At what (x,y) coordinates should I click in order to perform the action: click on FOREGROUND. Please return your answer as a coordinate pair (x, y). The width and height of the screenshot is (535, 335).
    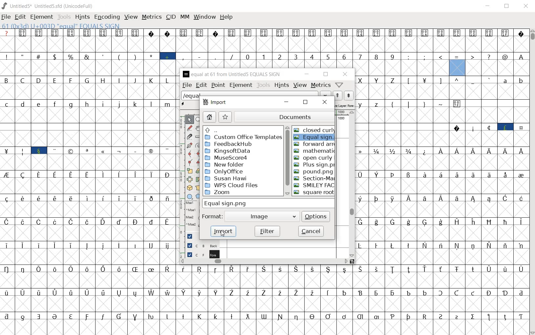
    Looking at the image, I should click on (199, 254).